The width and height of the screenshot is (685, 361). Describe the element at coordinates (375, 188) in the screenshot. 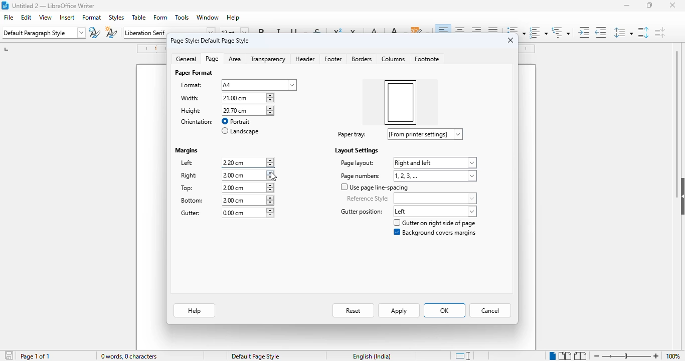

I see `use page line-spacing` at that location.